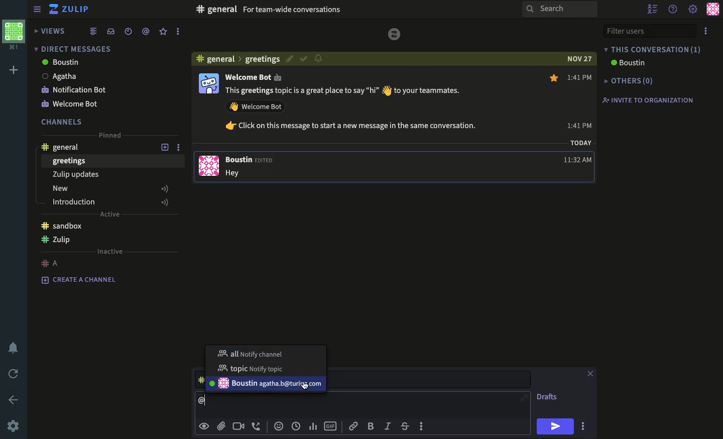  What do you see at coordinates (71, 48) in the screenshot?
I see `direct message` at bounding box center [71, 48].